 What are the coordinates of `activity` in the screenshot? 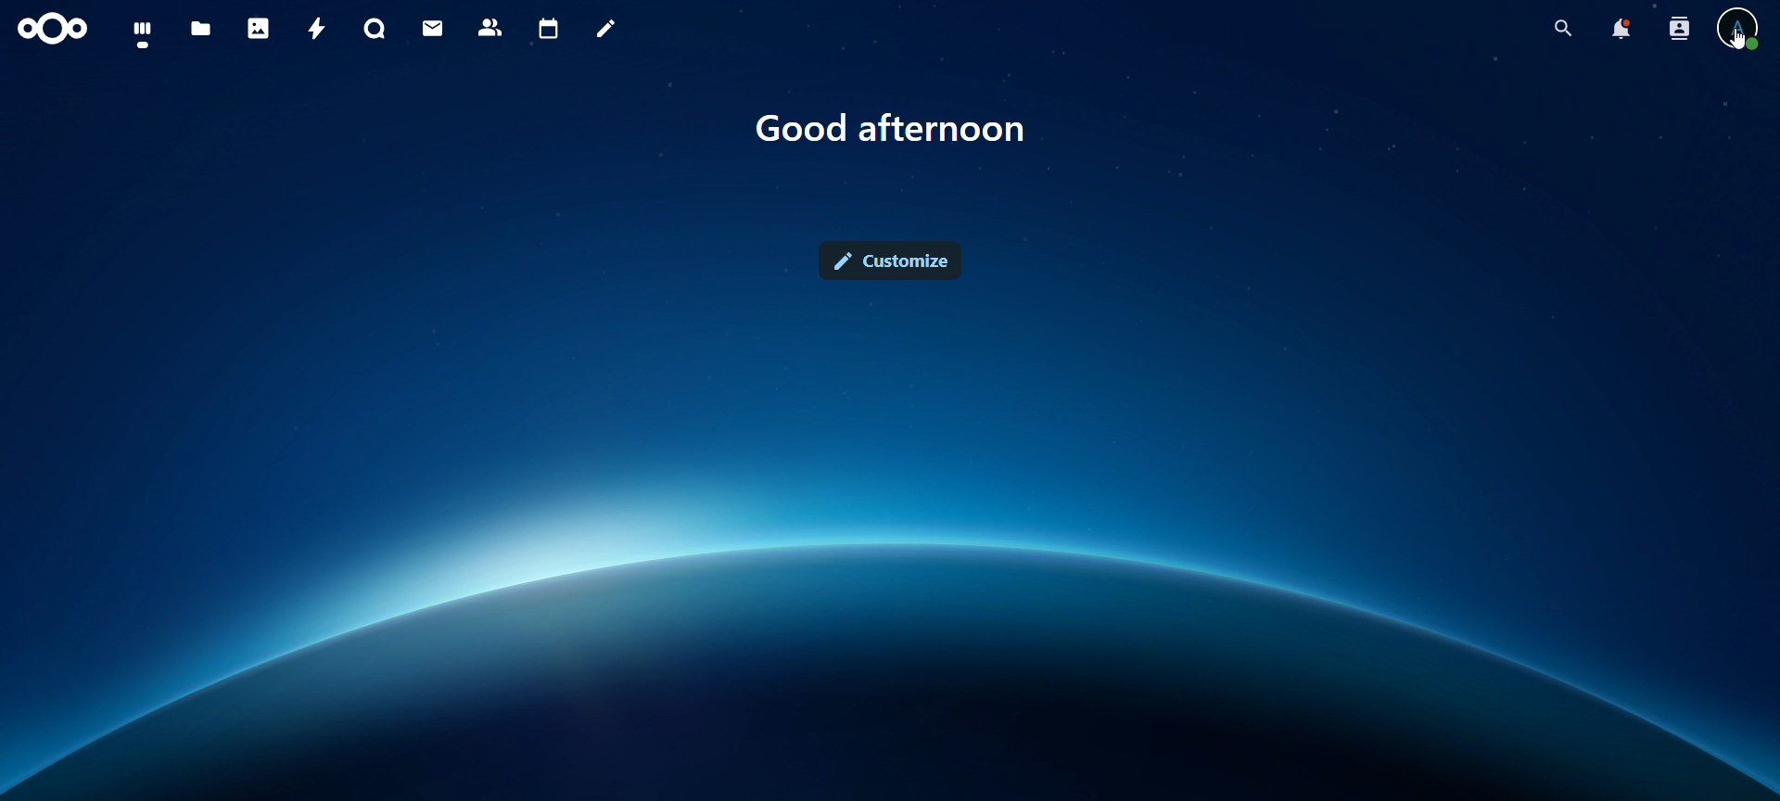 It's located at (316, 27).